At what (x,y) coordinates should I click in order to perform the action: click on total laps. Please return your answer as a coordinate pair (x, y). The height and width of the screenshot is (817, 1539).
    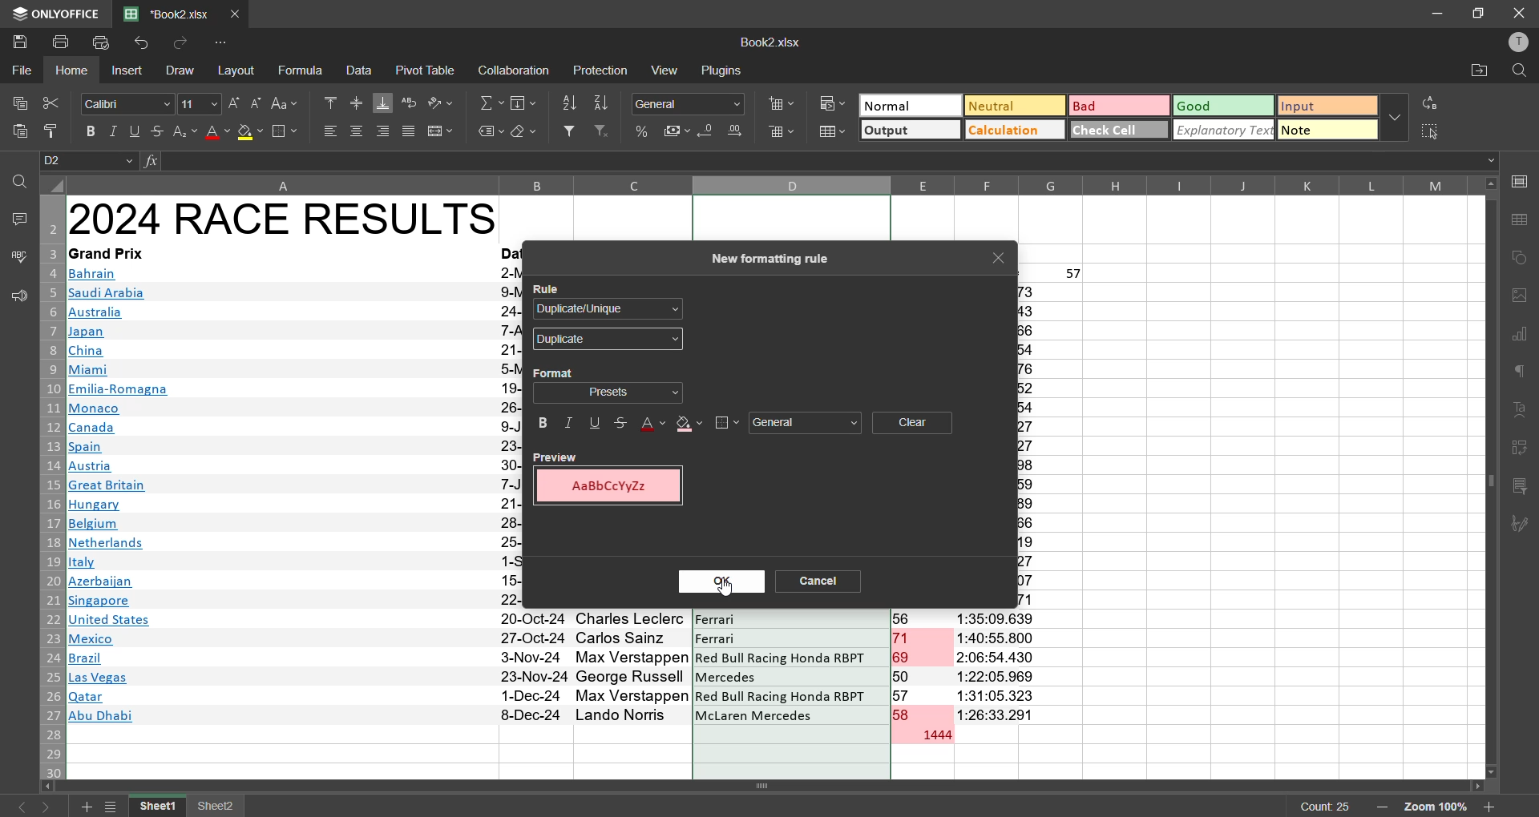
    Looking at the image, I should click on (935, 736).